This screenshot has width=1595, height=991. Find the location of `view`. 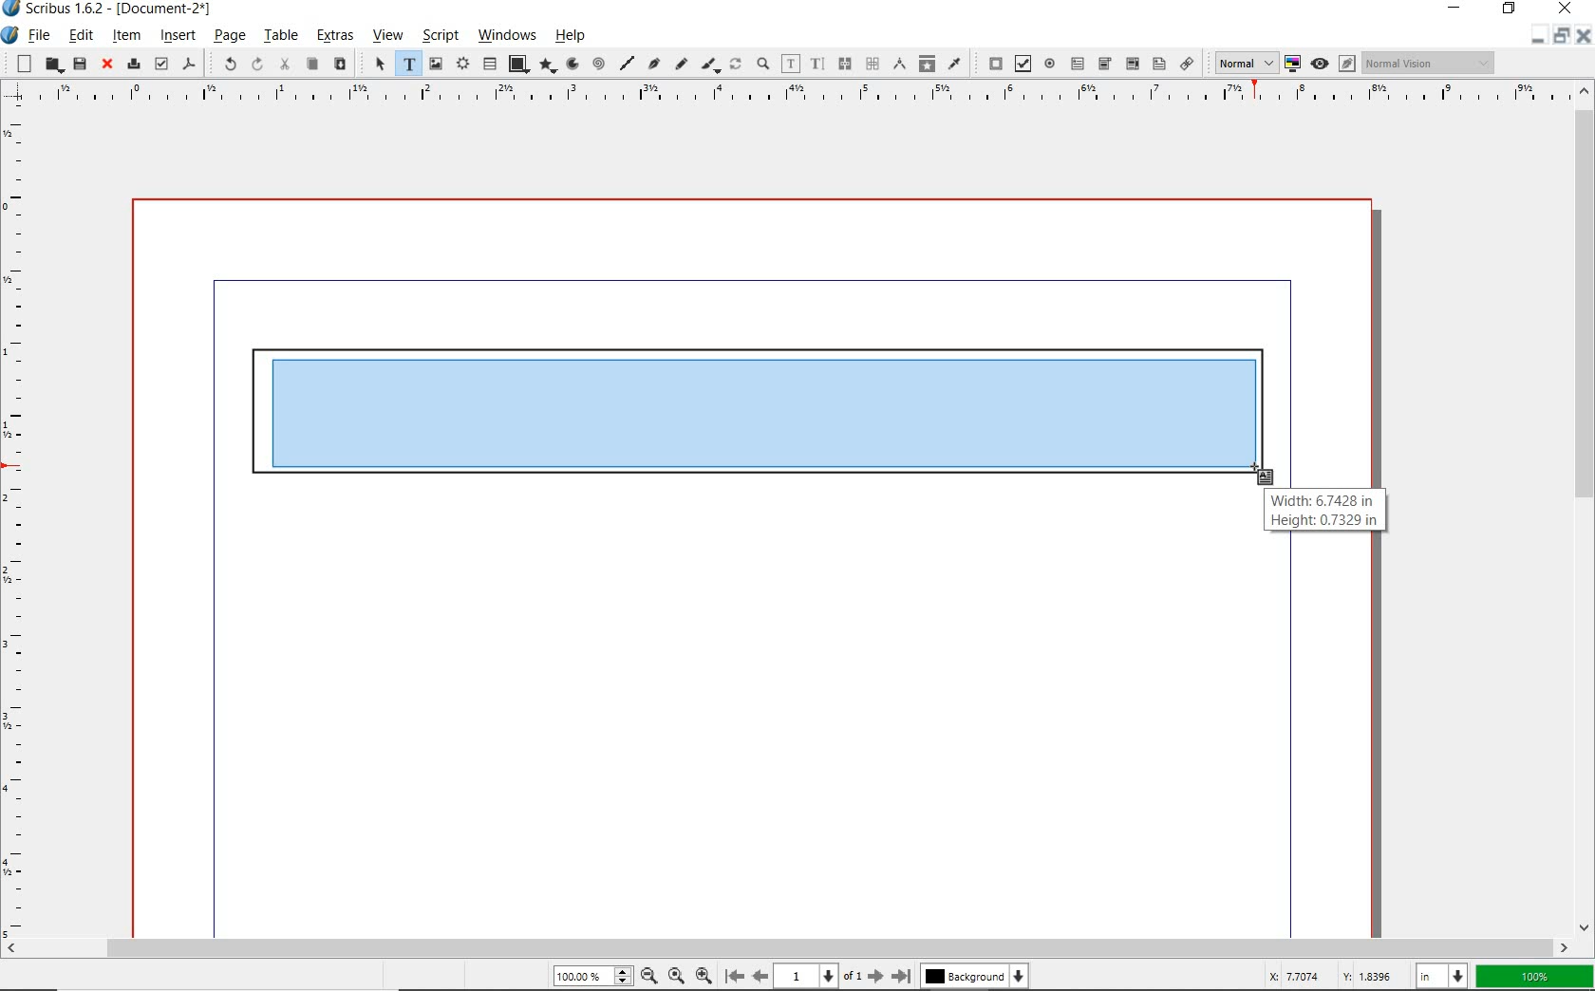

view is located at coordinates (389, 36).